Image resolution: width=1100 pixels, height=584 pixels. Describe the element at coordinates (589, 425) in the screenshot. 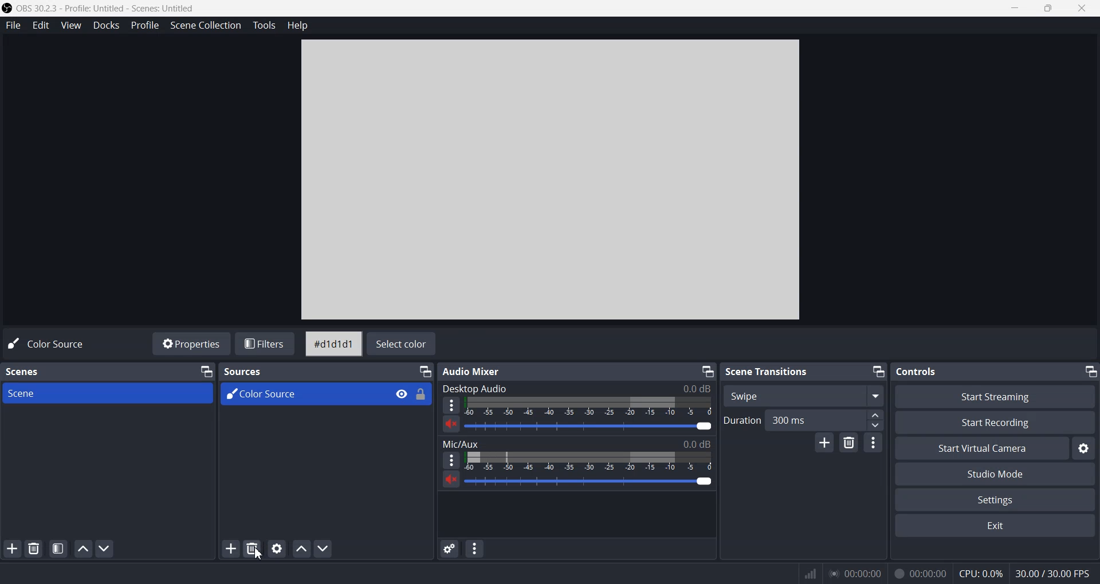

I see `Volume Adjuster` at that location.